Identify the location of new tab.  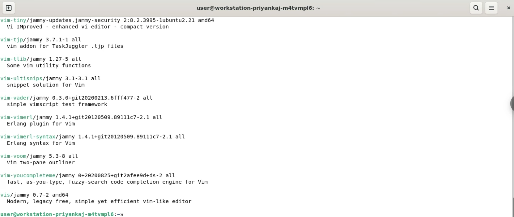
(10, 8).